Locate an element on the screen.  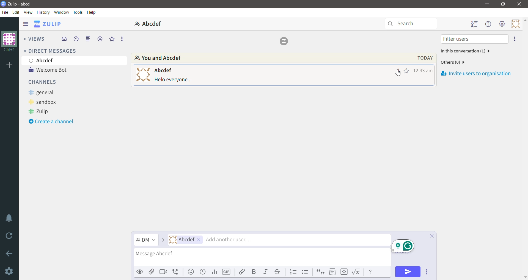
Help menu is located at coordinates (489, 24).